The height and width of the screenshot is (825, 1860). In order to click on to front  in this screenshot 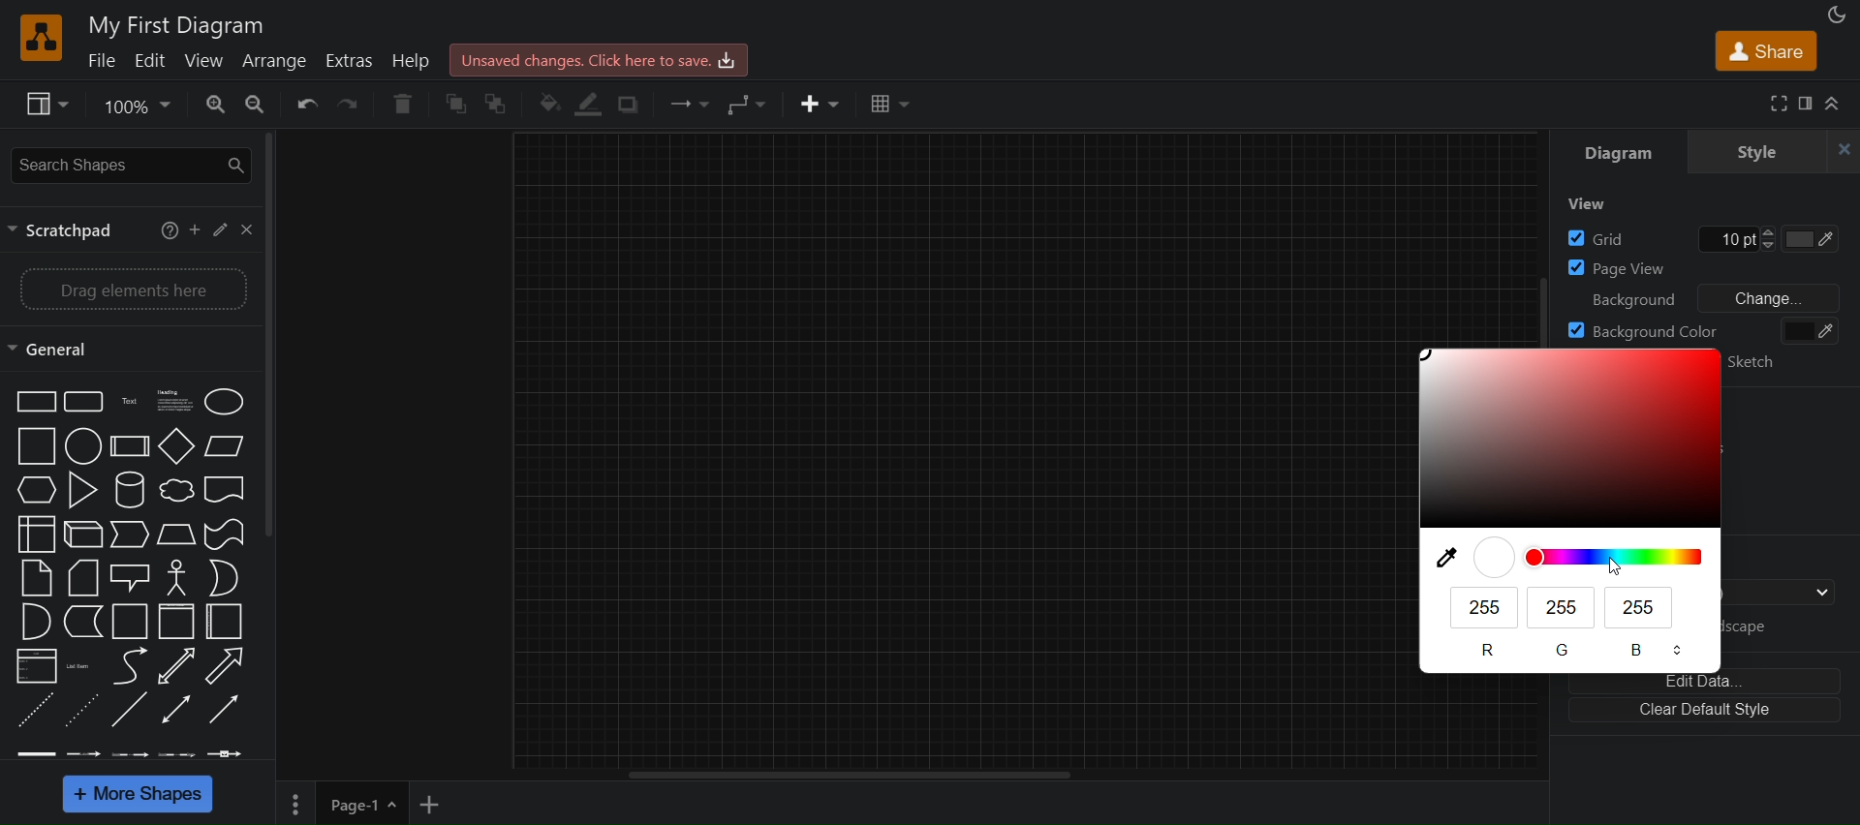, I will do `click(456, 104)`.